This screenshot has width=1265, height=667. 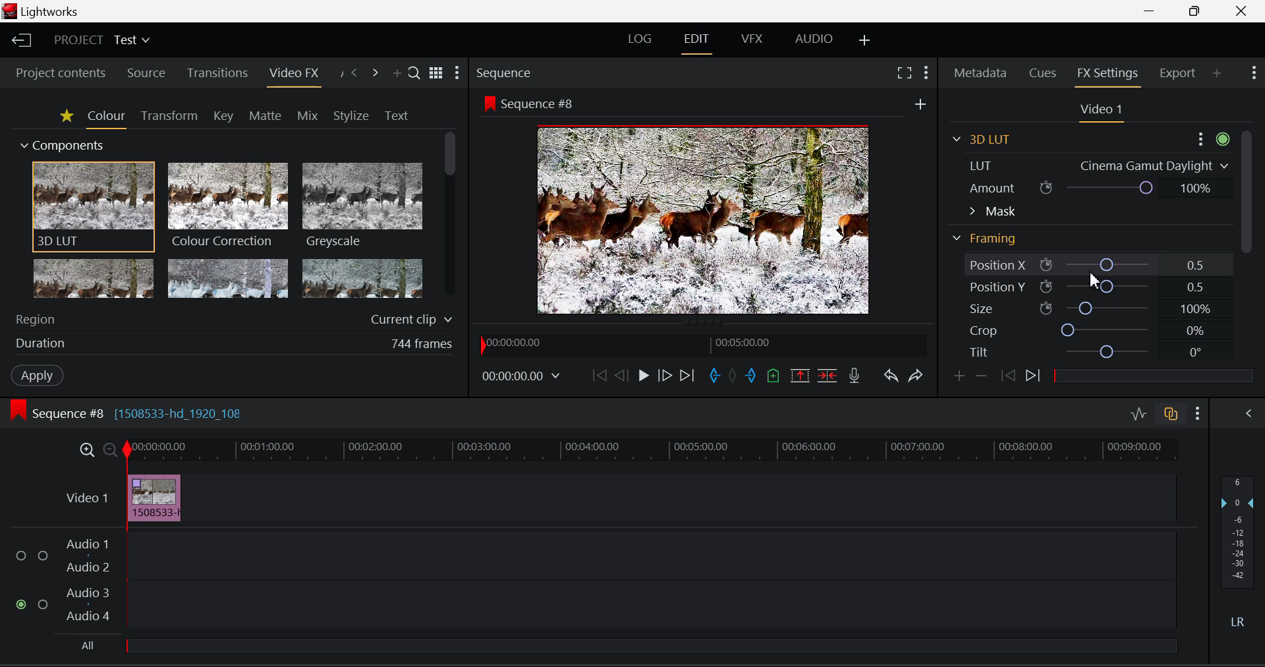 I want to click on Undo, so click(x=892, y=378).